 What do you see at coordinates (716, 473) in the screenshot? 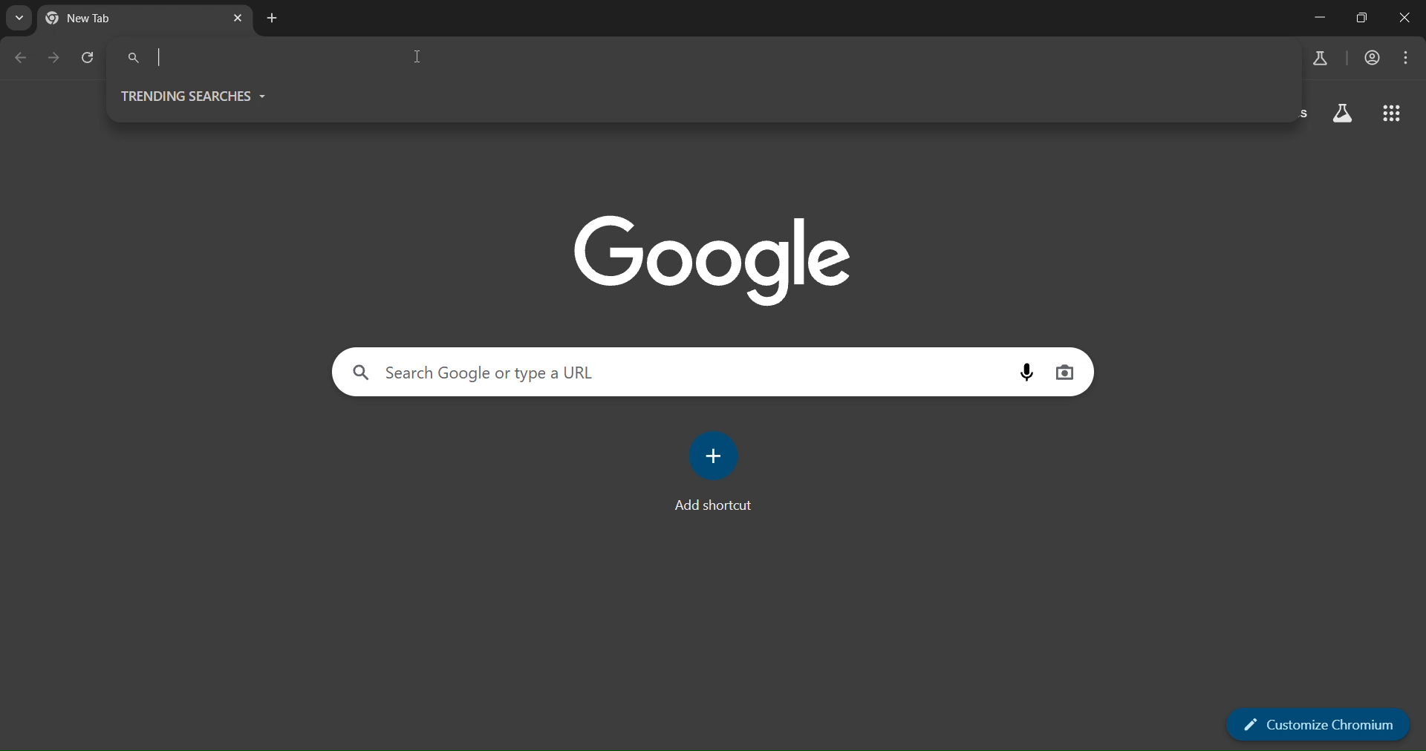
I see `add shortcut` at bounding box center [716, 473].